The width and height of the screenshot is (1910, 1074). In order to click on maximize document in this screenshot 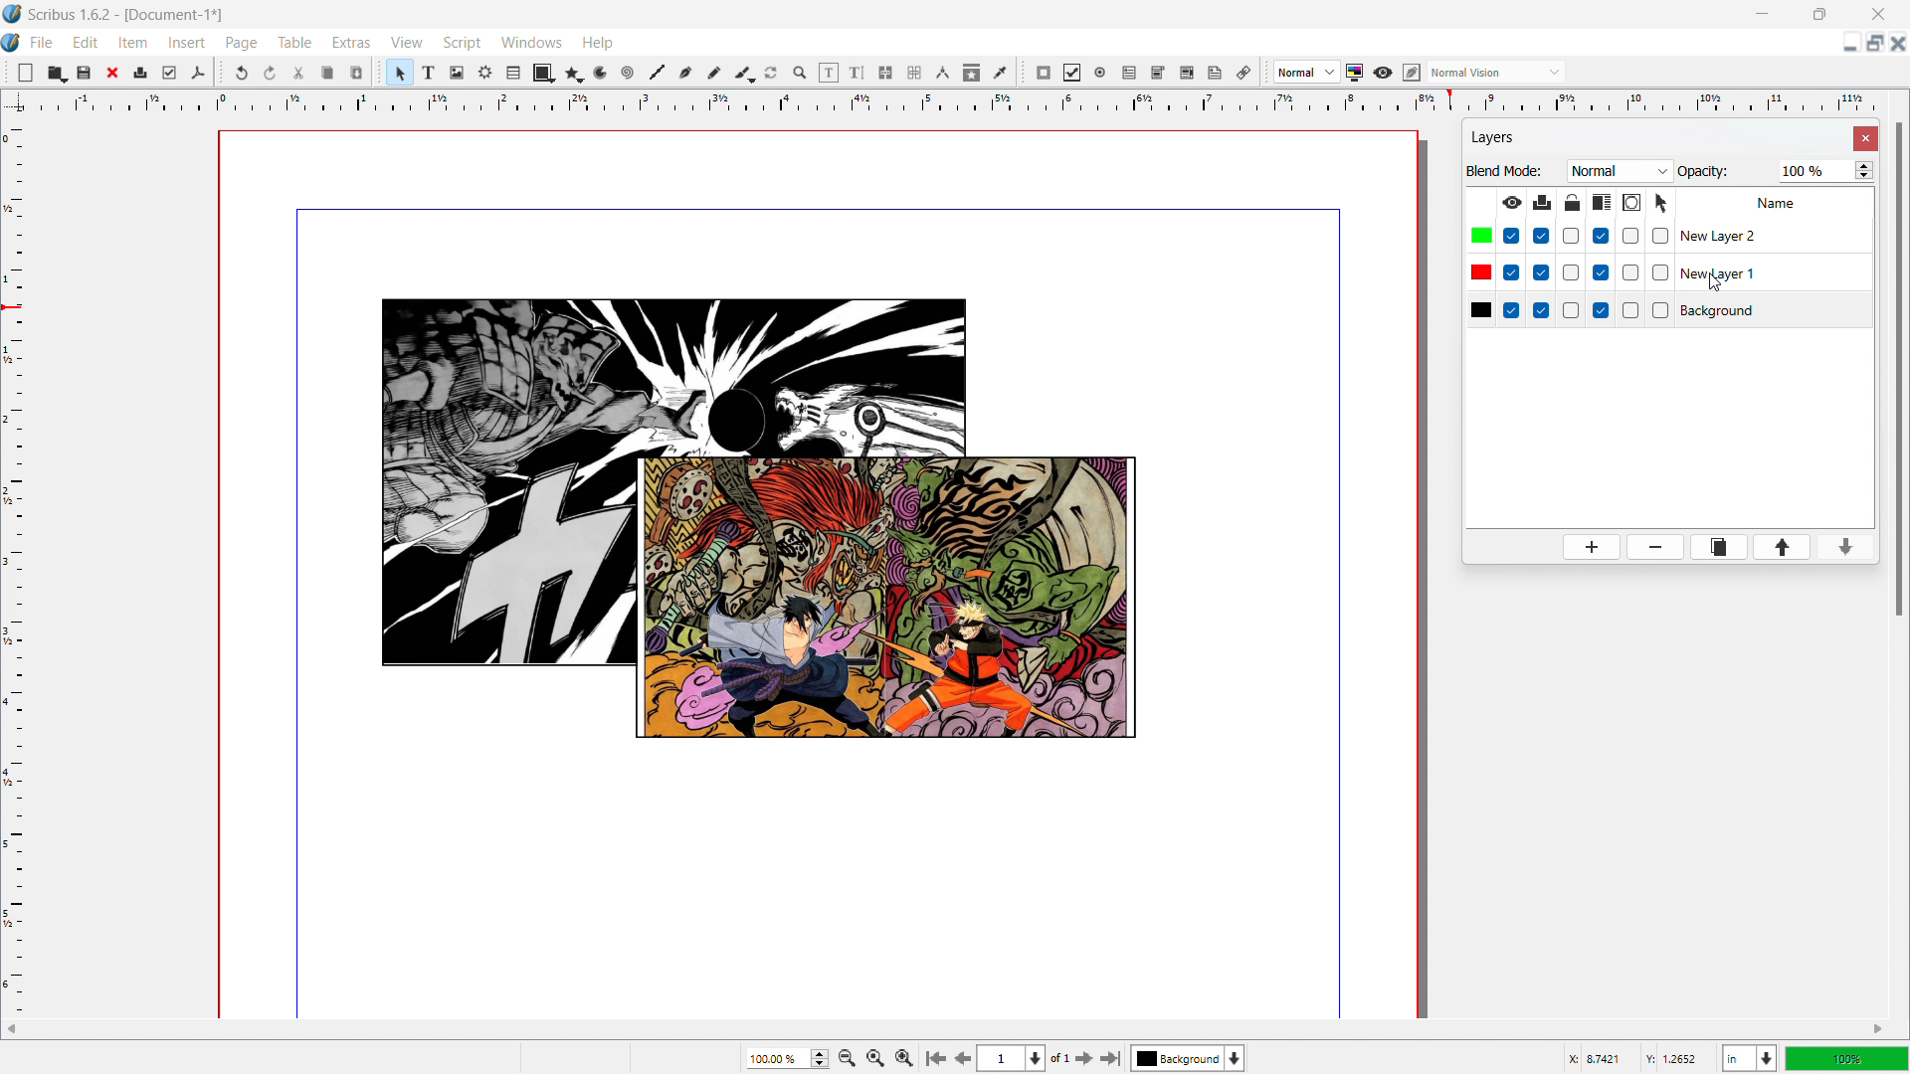, I will do `click(1872, 42)`.